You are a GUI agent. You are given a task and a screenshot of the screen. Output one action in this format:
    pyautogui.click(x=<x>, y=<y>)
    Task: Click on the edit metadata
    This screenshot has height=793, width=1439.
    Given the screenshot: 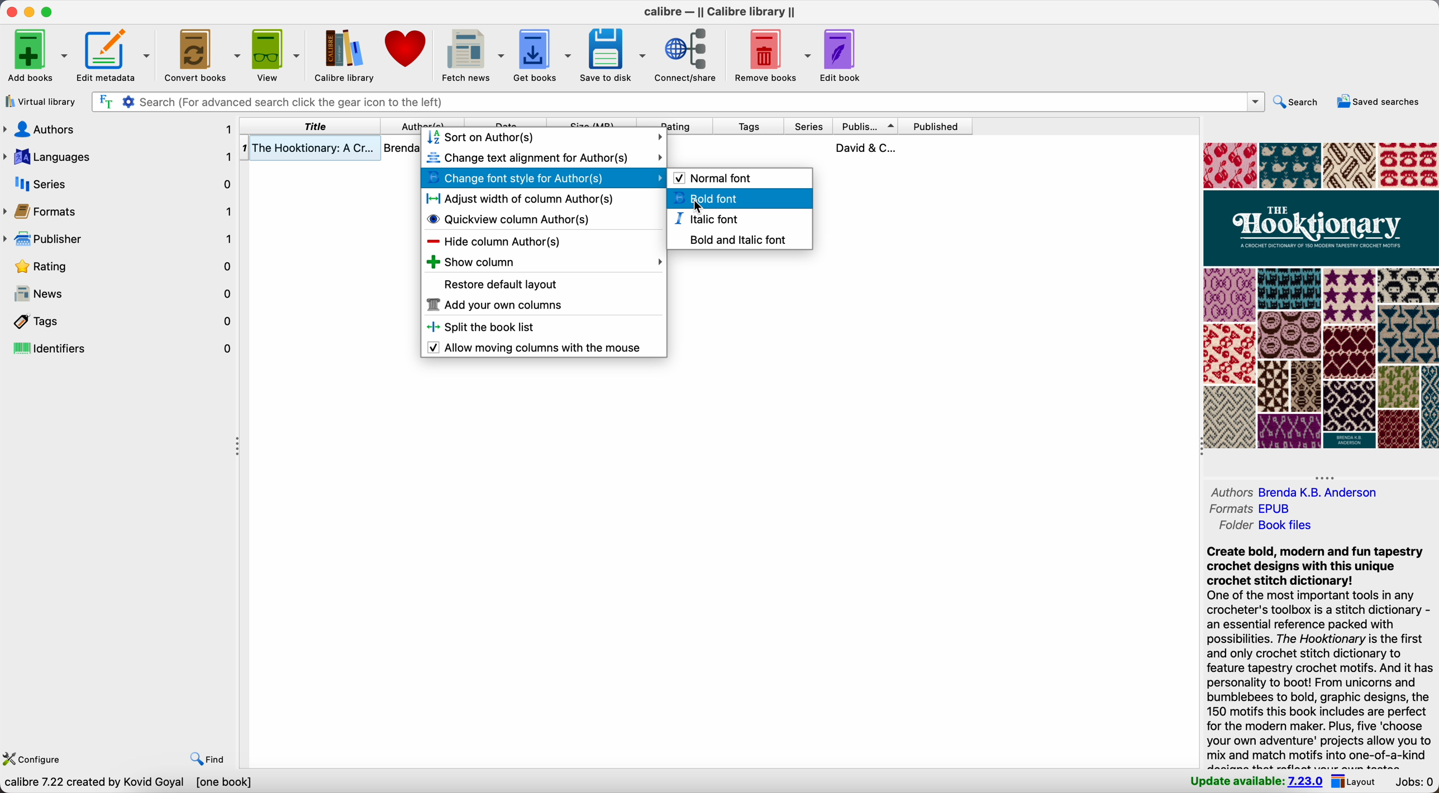 What is the action you would take?
    pyautogui.click(x=115, y=53)
    